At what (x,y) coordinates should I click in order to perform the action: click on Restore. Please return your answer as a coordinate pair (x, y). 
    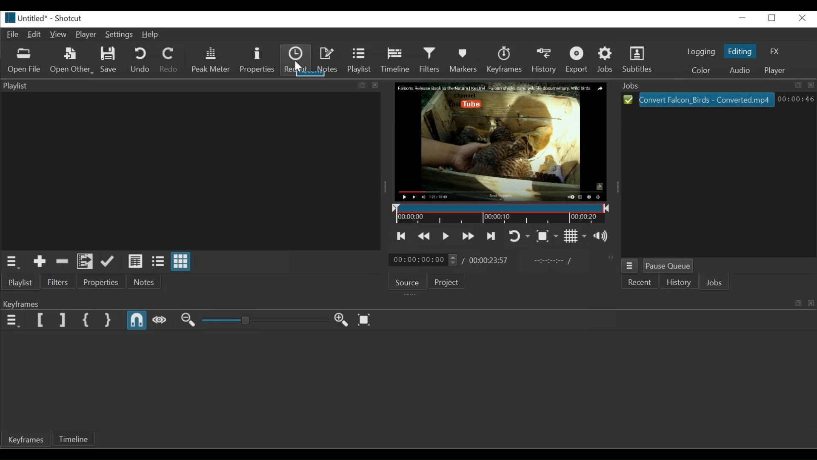
    Looking at the image, I should click on (773, 19).